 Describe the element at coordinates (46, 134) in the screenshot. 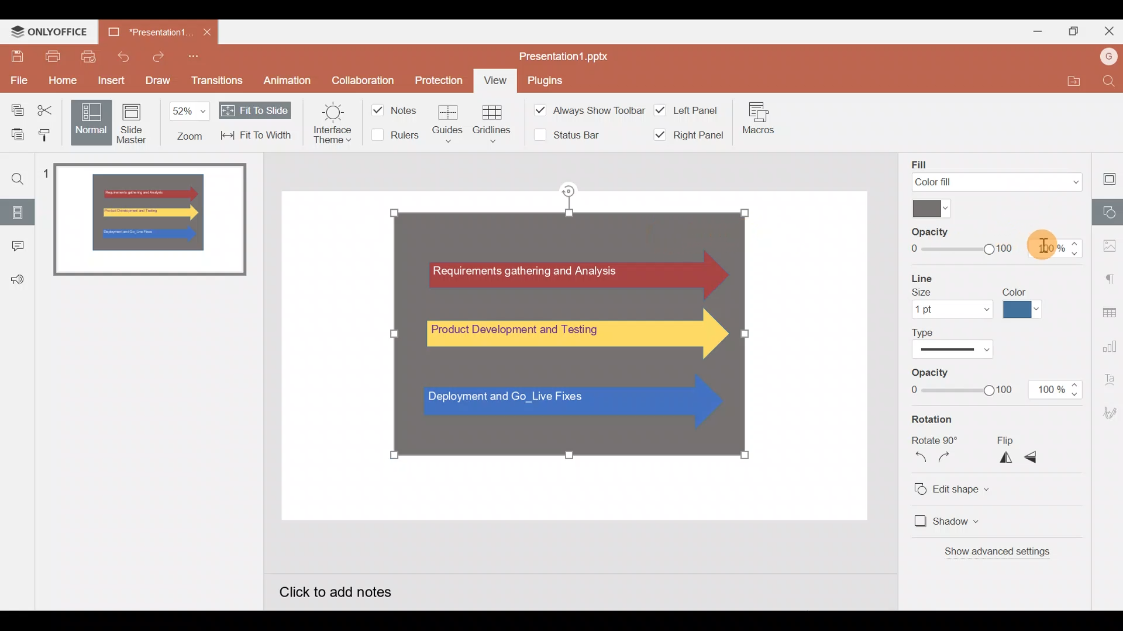

I see `Copy style` at that location.